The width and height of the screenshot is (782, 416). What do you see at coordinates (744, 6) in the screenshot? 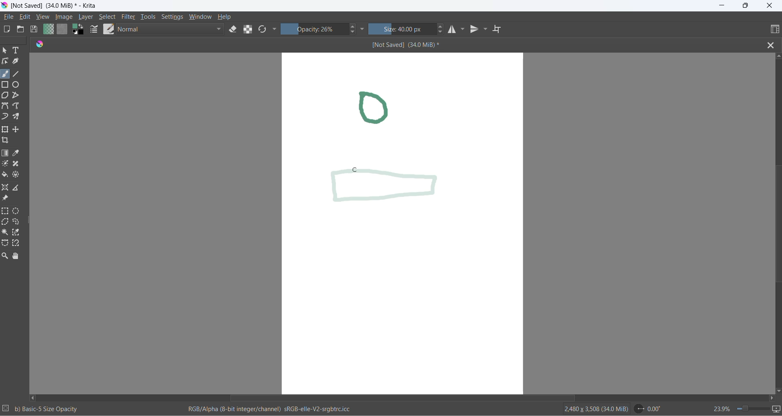
I see `maximize` at bounding box center [744, 6].